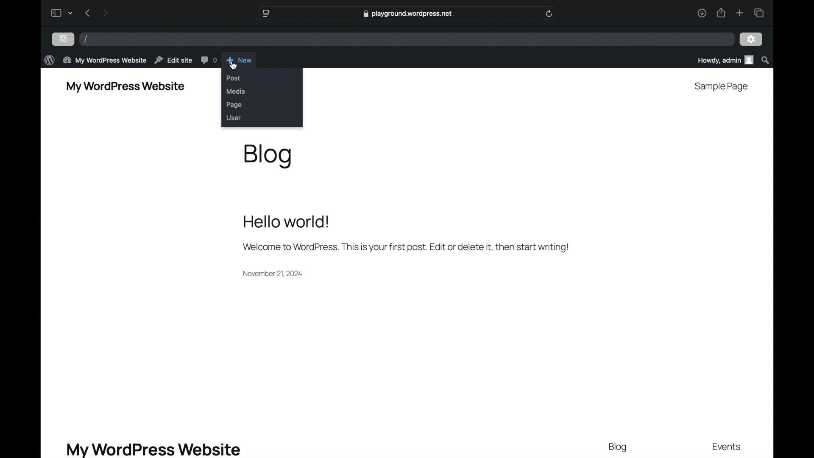  I want to click on welcome message, so click(406, 235).